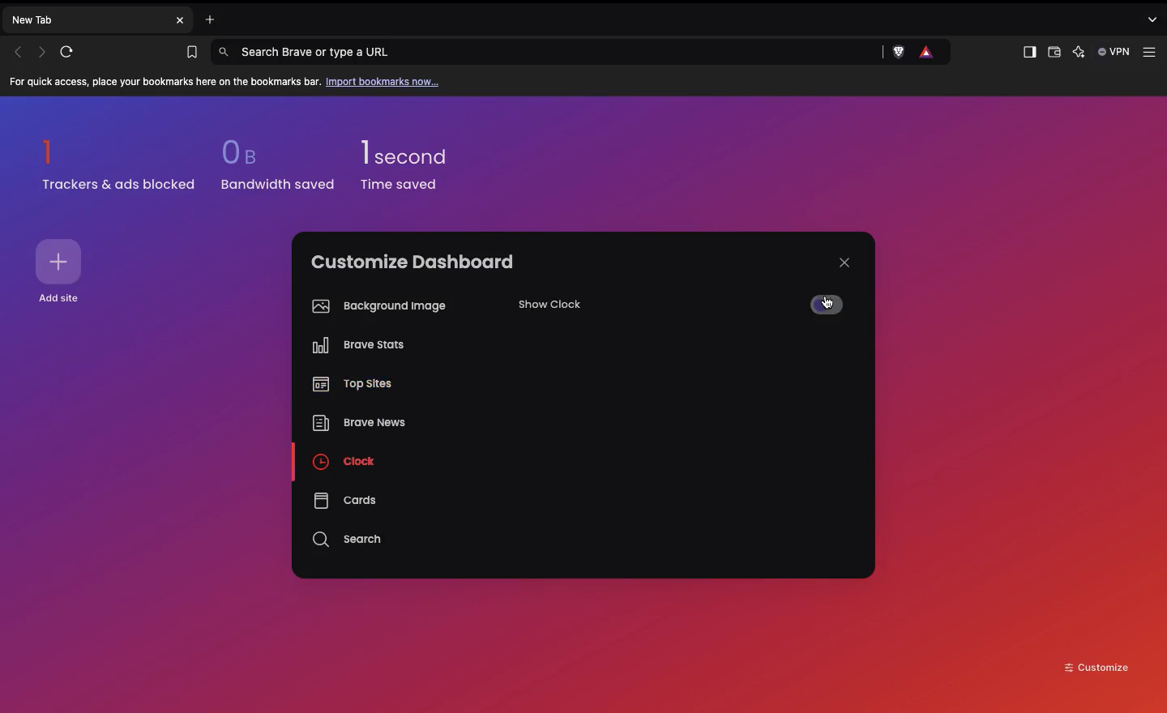  I want to click on For quick access, place your bookmarks here on the bookmarks bar., so click(165, 83).